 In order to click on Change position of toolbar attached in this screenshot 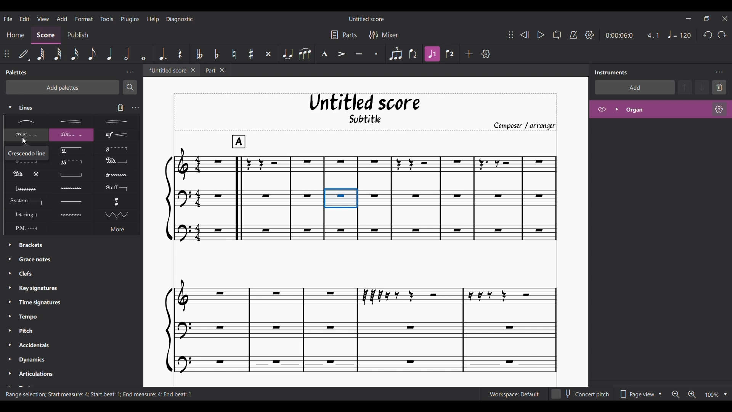, I will do `click(6, 54)`.